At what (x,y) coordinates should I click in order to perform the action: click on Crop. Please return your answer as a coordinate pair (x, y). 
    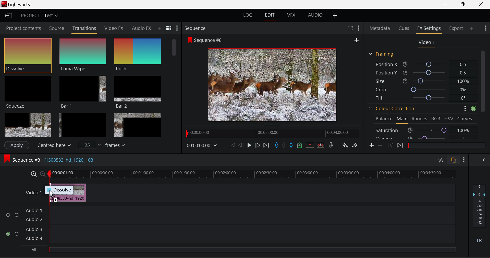
    Looking at the image, I should click on (420, 89).